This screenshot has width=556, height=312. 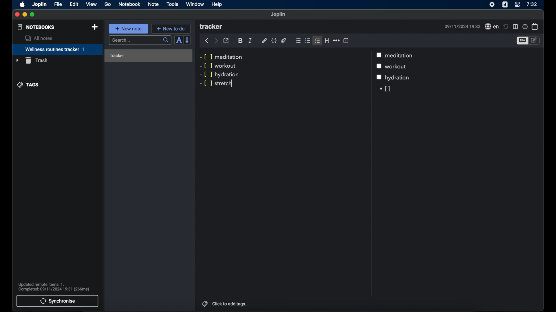 What do you see at coordinates (218, 66) in the screenshot?
I see `-[ ] workout` at bounding box center [218, 66].